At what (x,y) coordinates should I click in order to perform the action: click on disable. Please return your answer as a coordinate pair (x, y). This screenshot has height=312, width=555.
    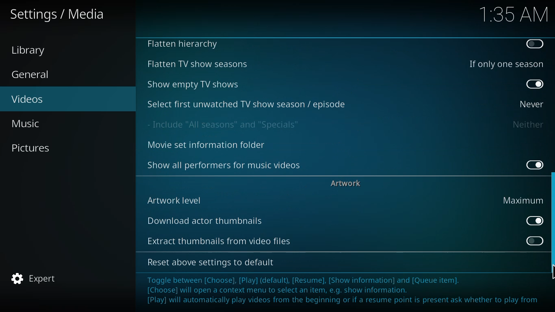
    Looking at the image, I should click on (535, 44).